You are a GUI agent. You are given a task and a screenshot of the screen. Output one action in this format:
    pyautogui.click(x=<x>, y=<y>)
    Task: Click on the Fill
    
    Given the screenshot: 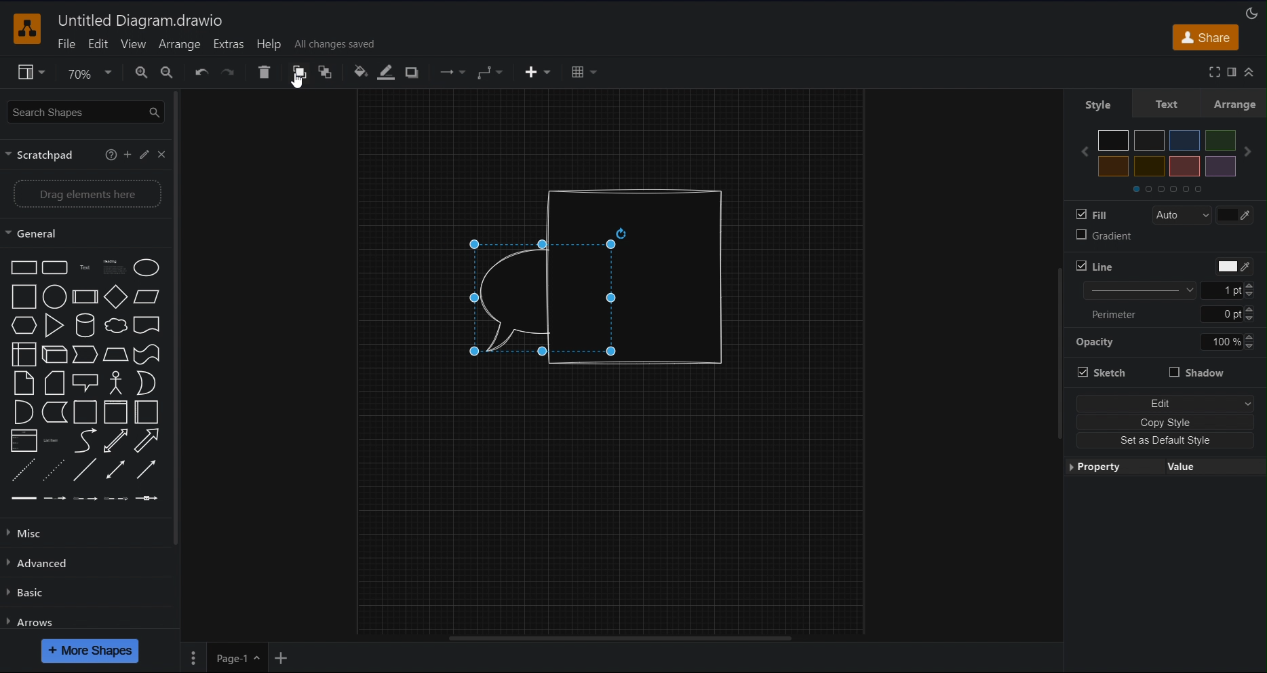 What is the action you would take?
    pyautogui.click(x=1091, y=214)
    